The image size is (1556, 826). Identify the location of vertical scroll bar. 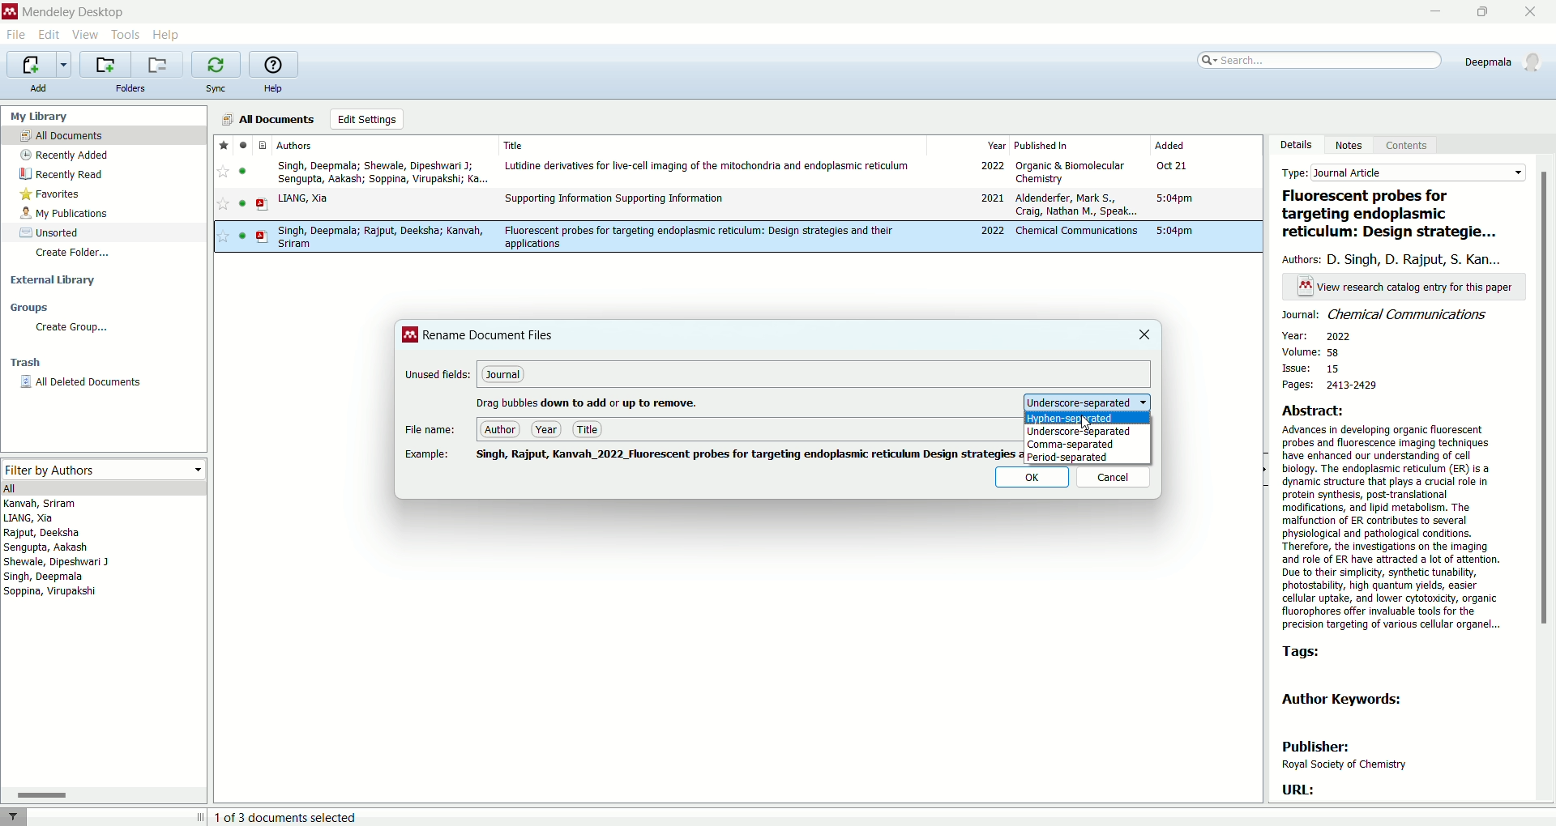
(1546, 479).